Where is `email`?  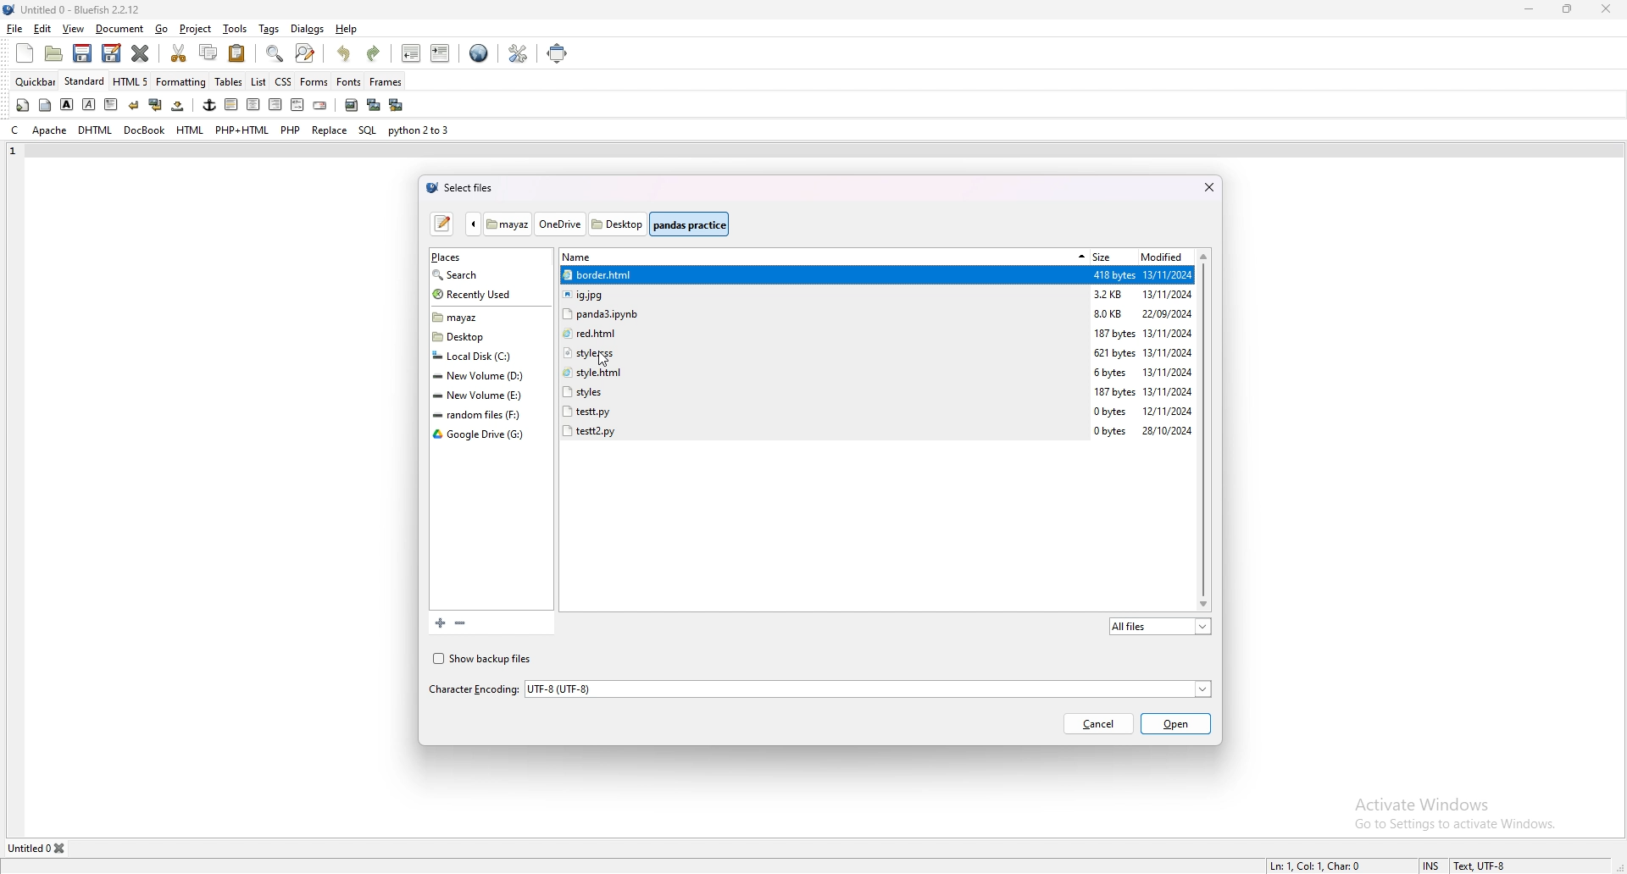
email is located at coordinates (321, 105).